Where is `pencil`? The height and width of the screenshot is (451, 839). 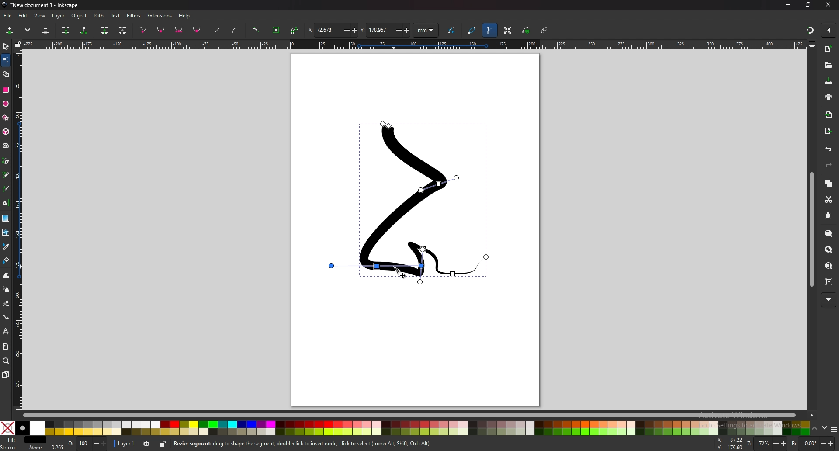 pencil is located at coordinates (6, 174).